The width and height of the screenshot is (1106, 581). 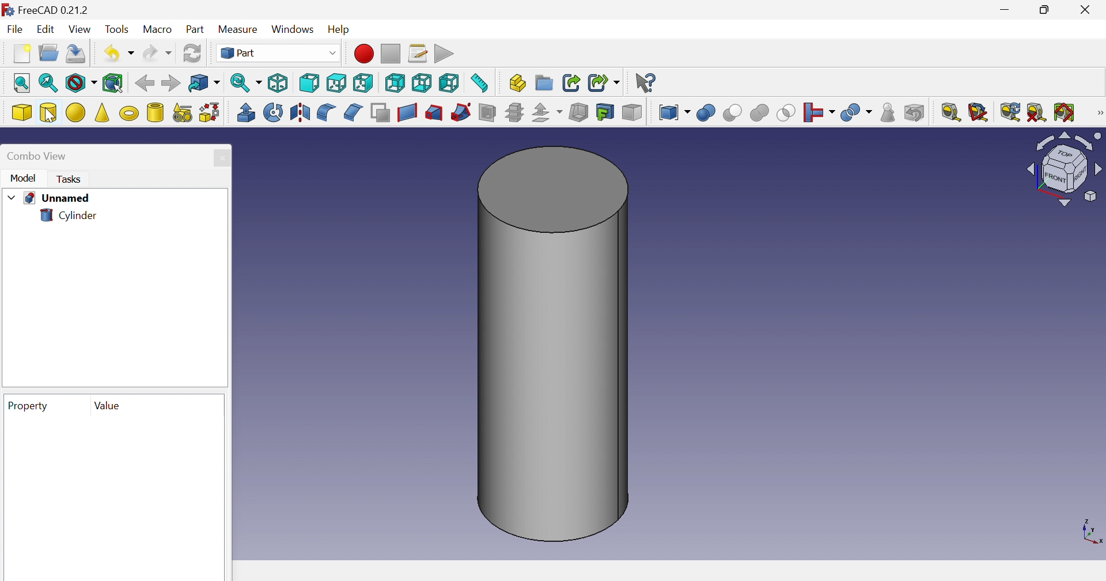 What do you see at coordinates (39, 156) in the screenshot?
I see `Combo view` at bounding box center [39, 156].